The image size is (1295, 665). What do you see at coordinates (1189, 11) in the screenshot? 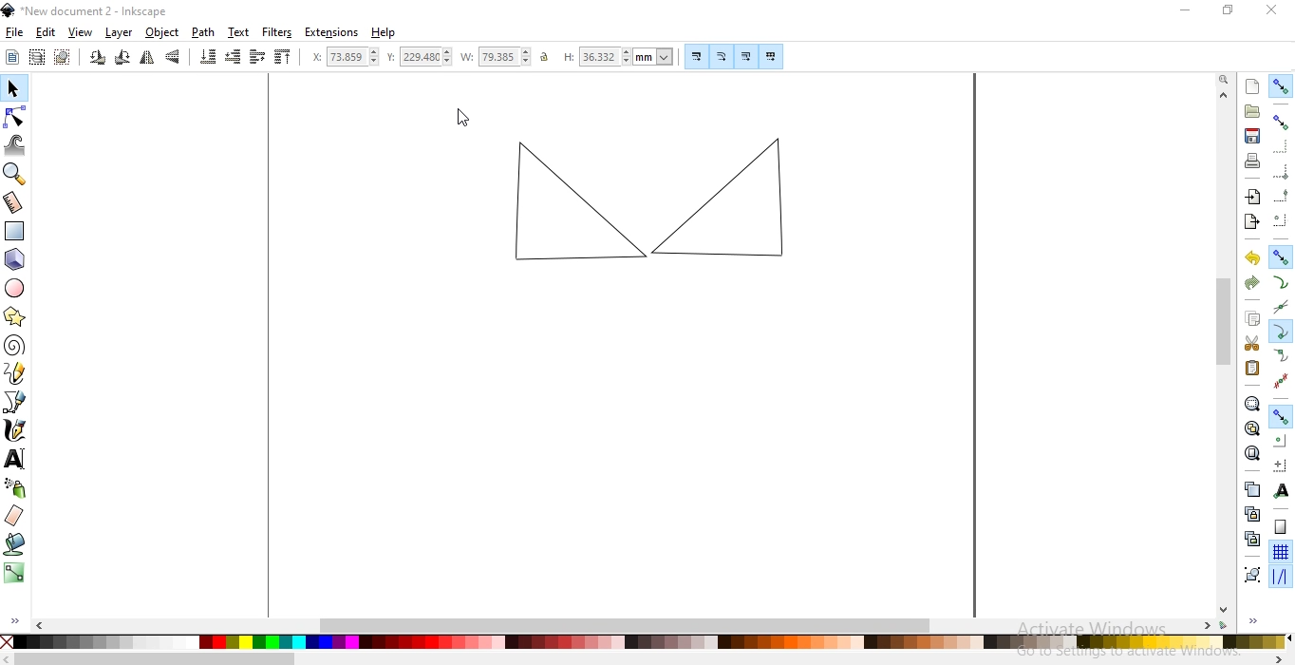
I see `minimize` at bounding box center [1189, 11].